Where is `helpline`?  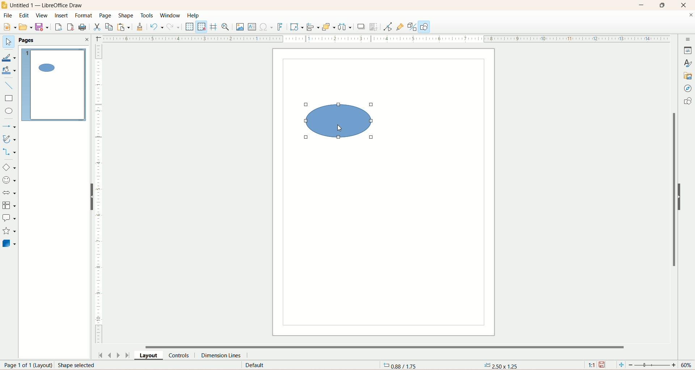
helpline is located at coordinates (214, 28).